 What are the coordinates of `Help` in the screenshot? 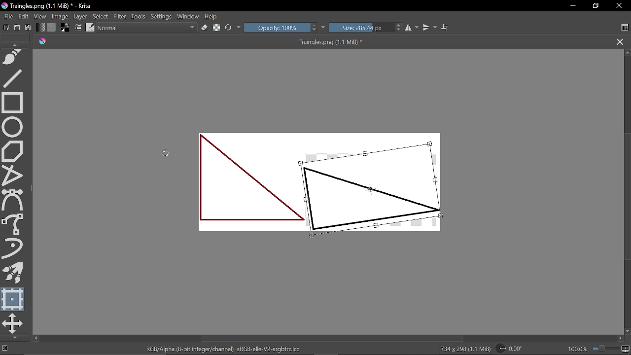 It's located at (211, 17).